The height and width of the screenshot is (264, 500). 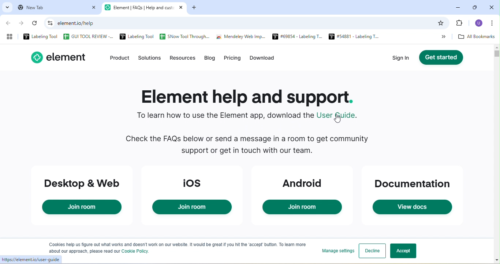 What do you see at coordinates (197, 183) in the screenshot?
I see `ios` at bounding box center [197, 183].